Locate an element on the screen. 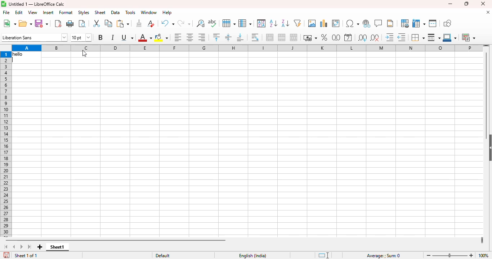  conditional is located at coordinates (469, 38).